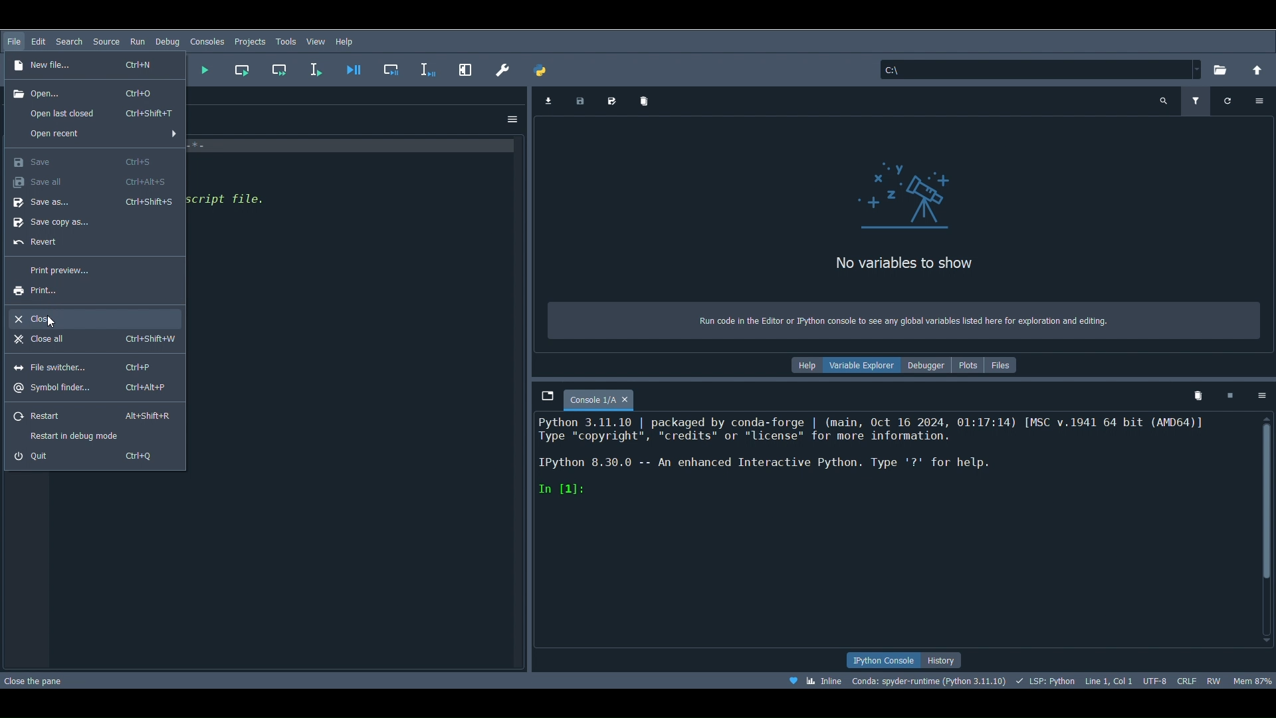 The width and height of the screenshot is (1276, 718). Describe the element at coordinates (1260, 396) in the screenshot. I see `Options` at that location.